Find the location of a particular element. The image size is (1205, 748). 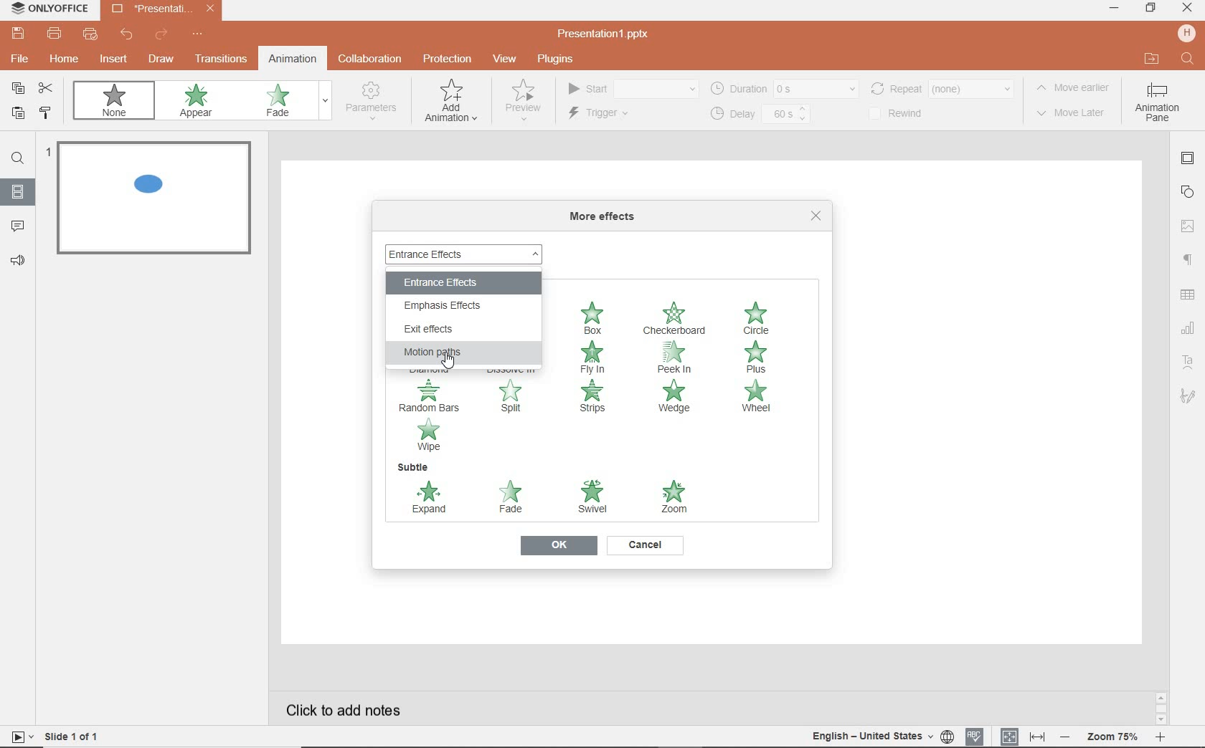

MORE EFFECTS is located at coordinates (606, 217).